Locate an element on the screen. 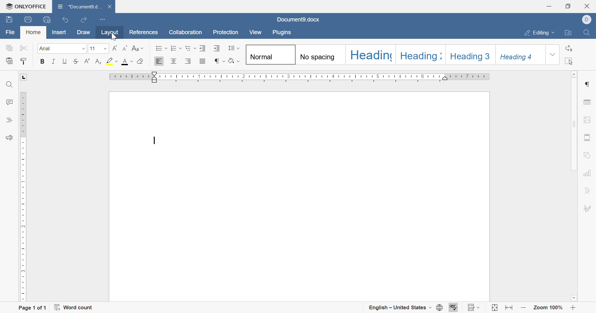  L is located at coordinates (25, 77).